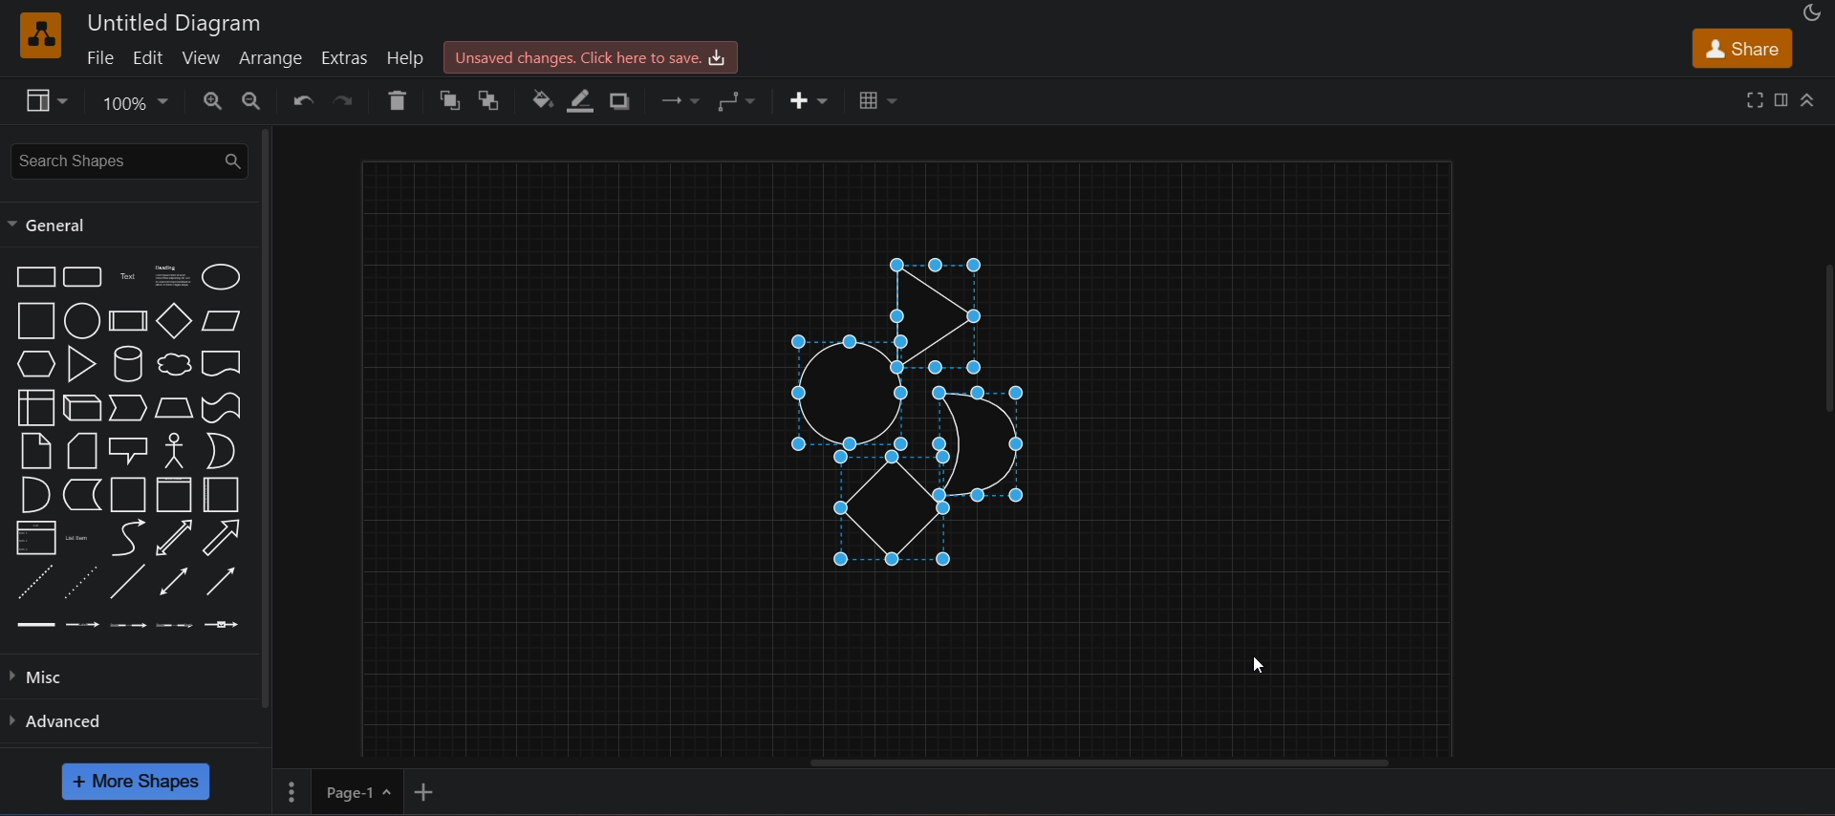 This screenshot has height=816, width=1835. Describe the element at coordinates (807, 98) in the screenshot. I see `insert` at that location.